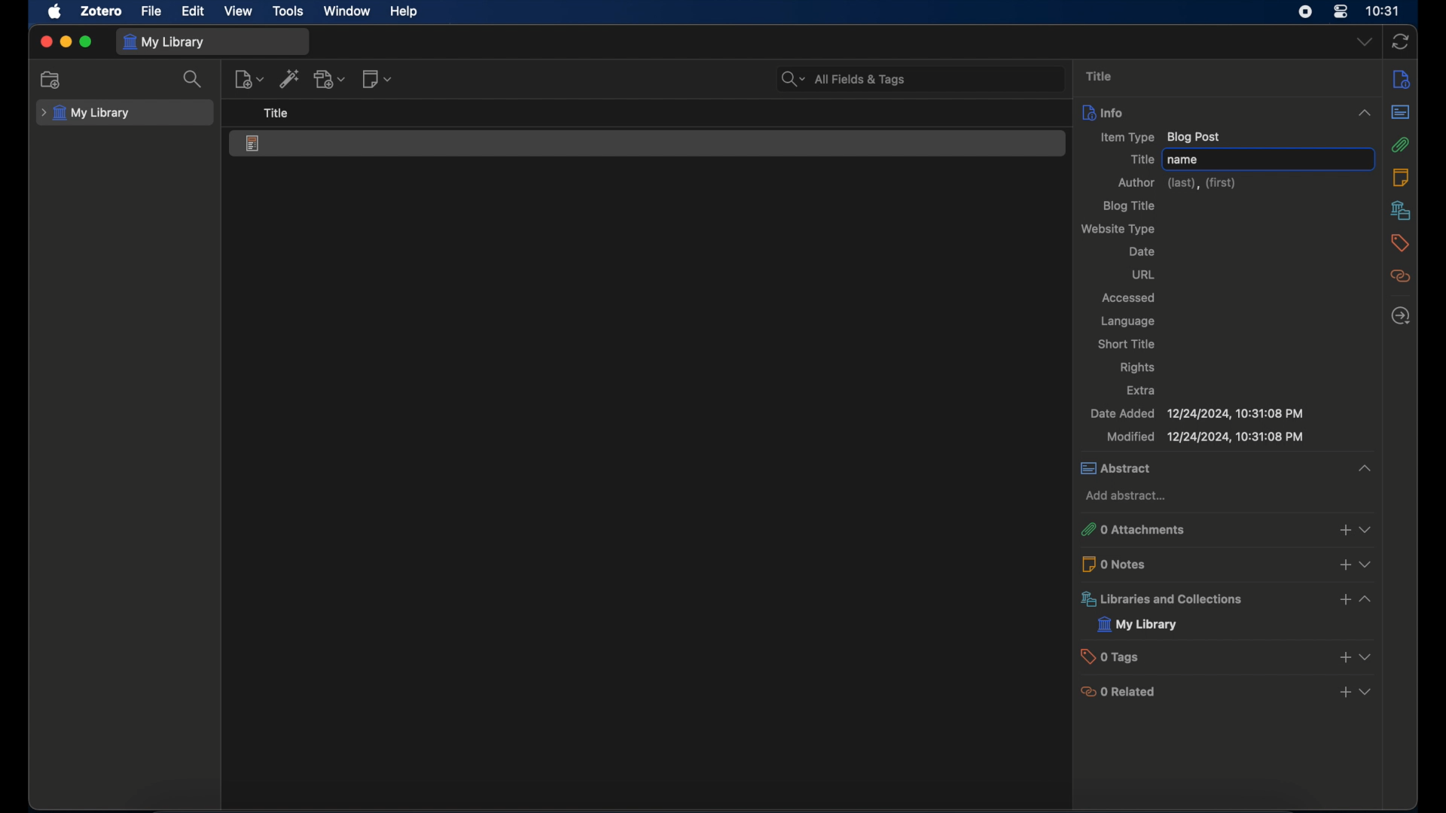 The image size is (1446, 813). Describe the element at coordinates (1402, 145) in the screenshot. I see `attachments` at that location.